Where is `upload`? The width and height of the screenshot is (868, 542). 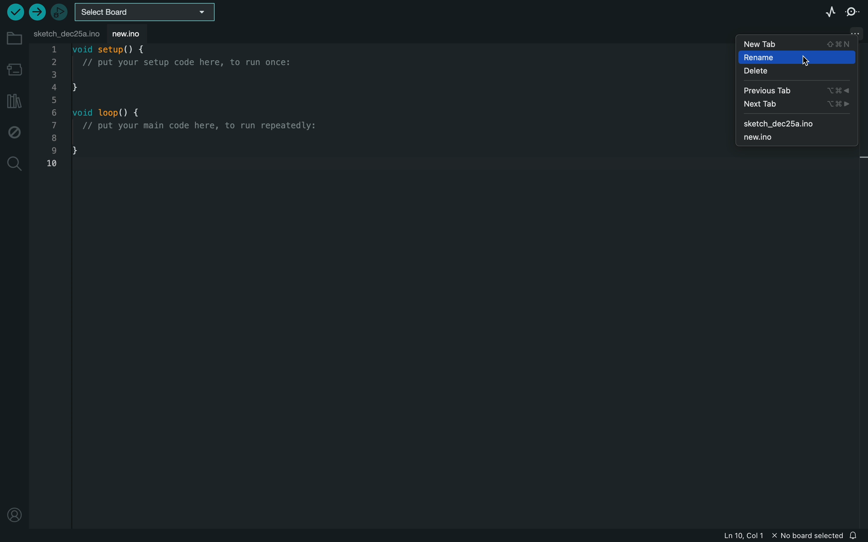 upload is located at coordinates (37, 12).